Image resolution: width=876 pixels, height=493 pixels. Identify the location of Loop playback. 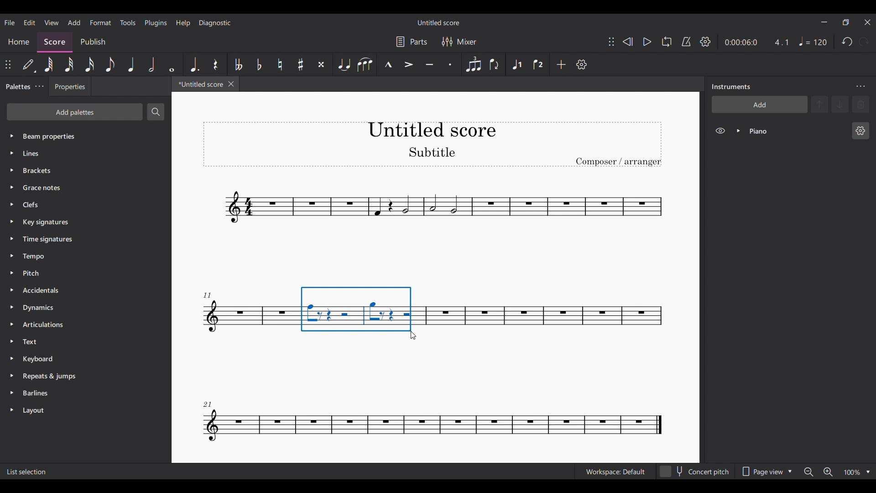
(667, 42).